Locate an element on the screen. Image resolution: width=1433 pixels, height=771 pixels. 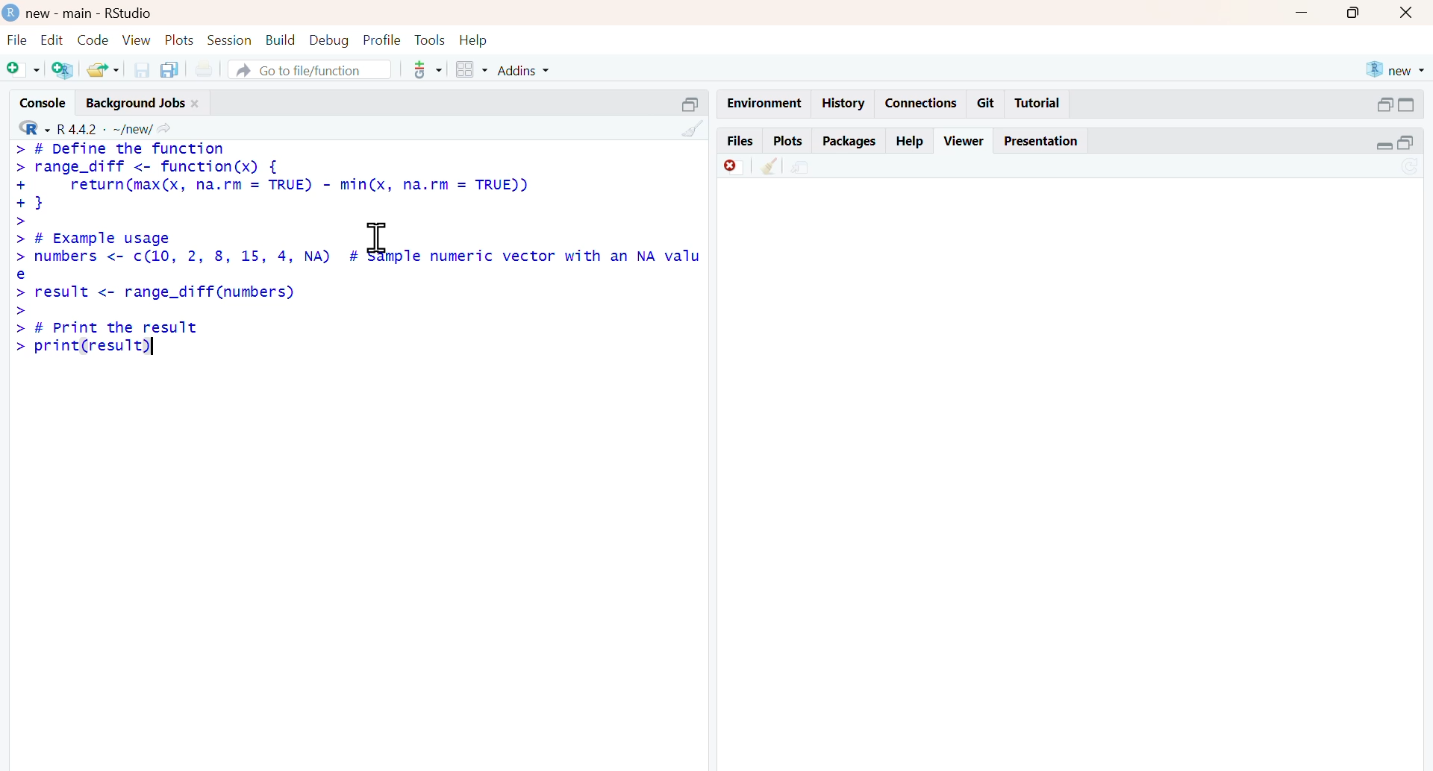
print is located at coordinates (205, 70).